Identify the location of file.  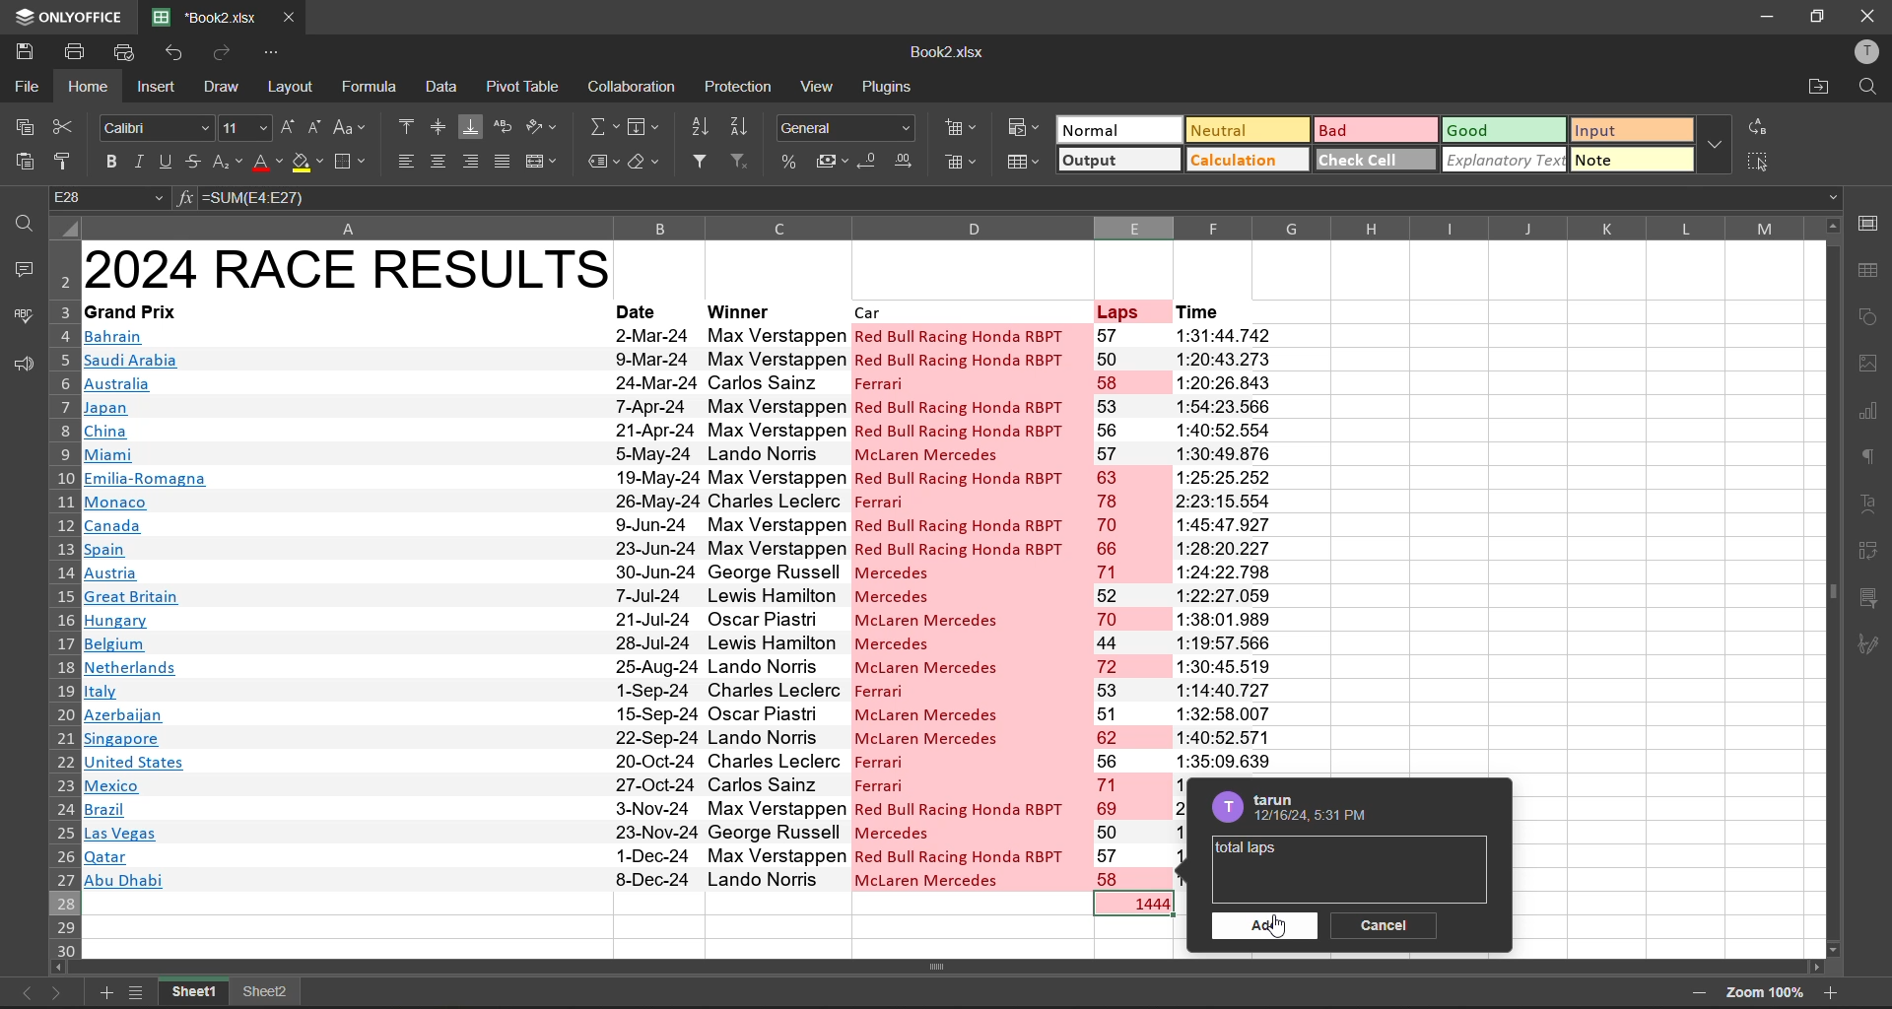
(24, 85).